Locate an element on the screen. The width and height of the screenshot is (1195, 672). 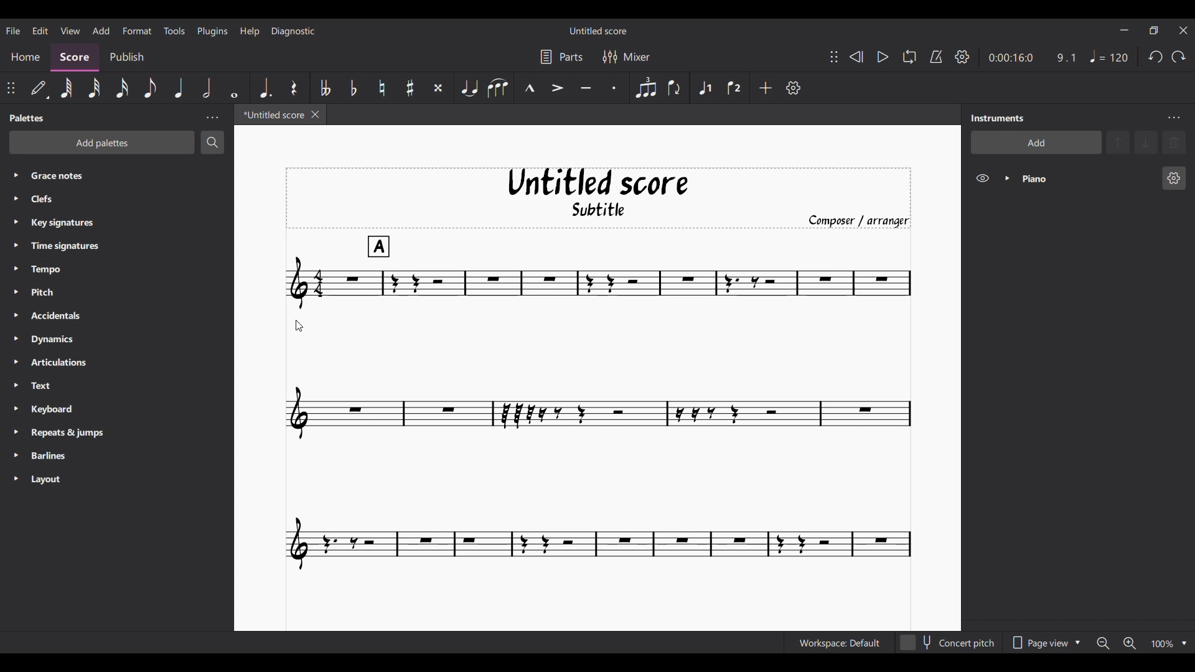
Untitled score is located at coordinates (598, 182).